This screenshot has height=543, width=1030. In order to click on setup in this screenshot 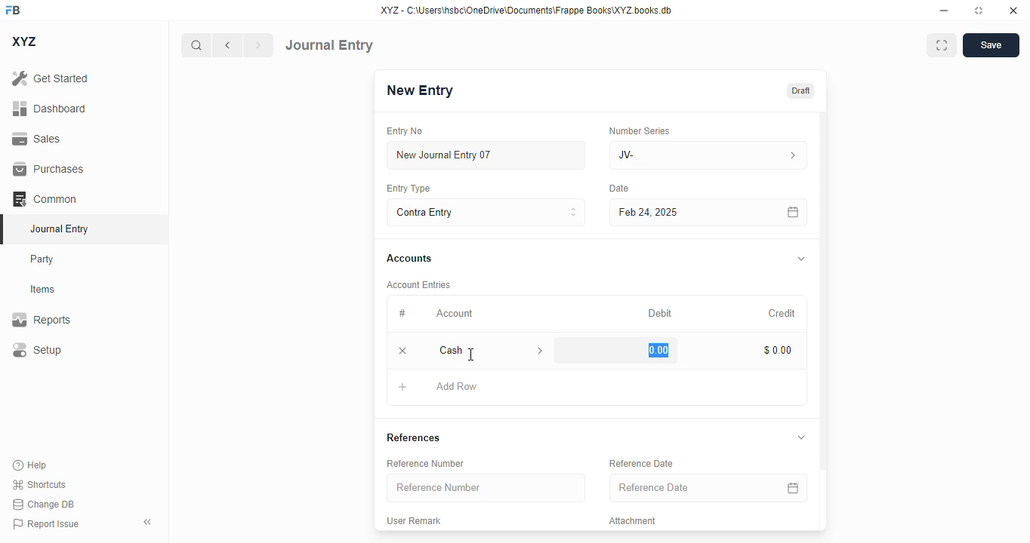, I will do `click(37, 349)`.